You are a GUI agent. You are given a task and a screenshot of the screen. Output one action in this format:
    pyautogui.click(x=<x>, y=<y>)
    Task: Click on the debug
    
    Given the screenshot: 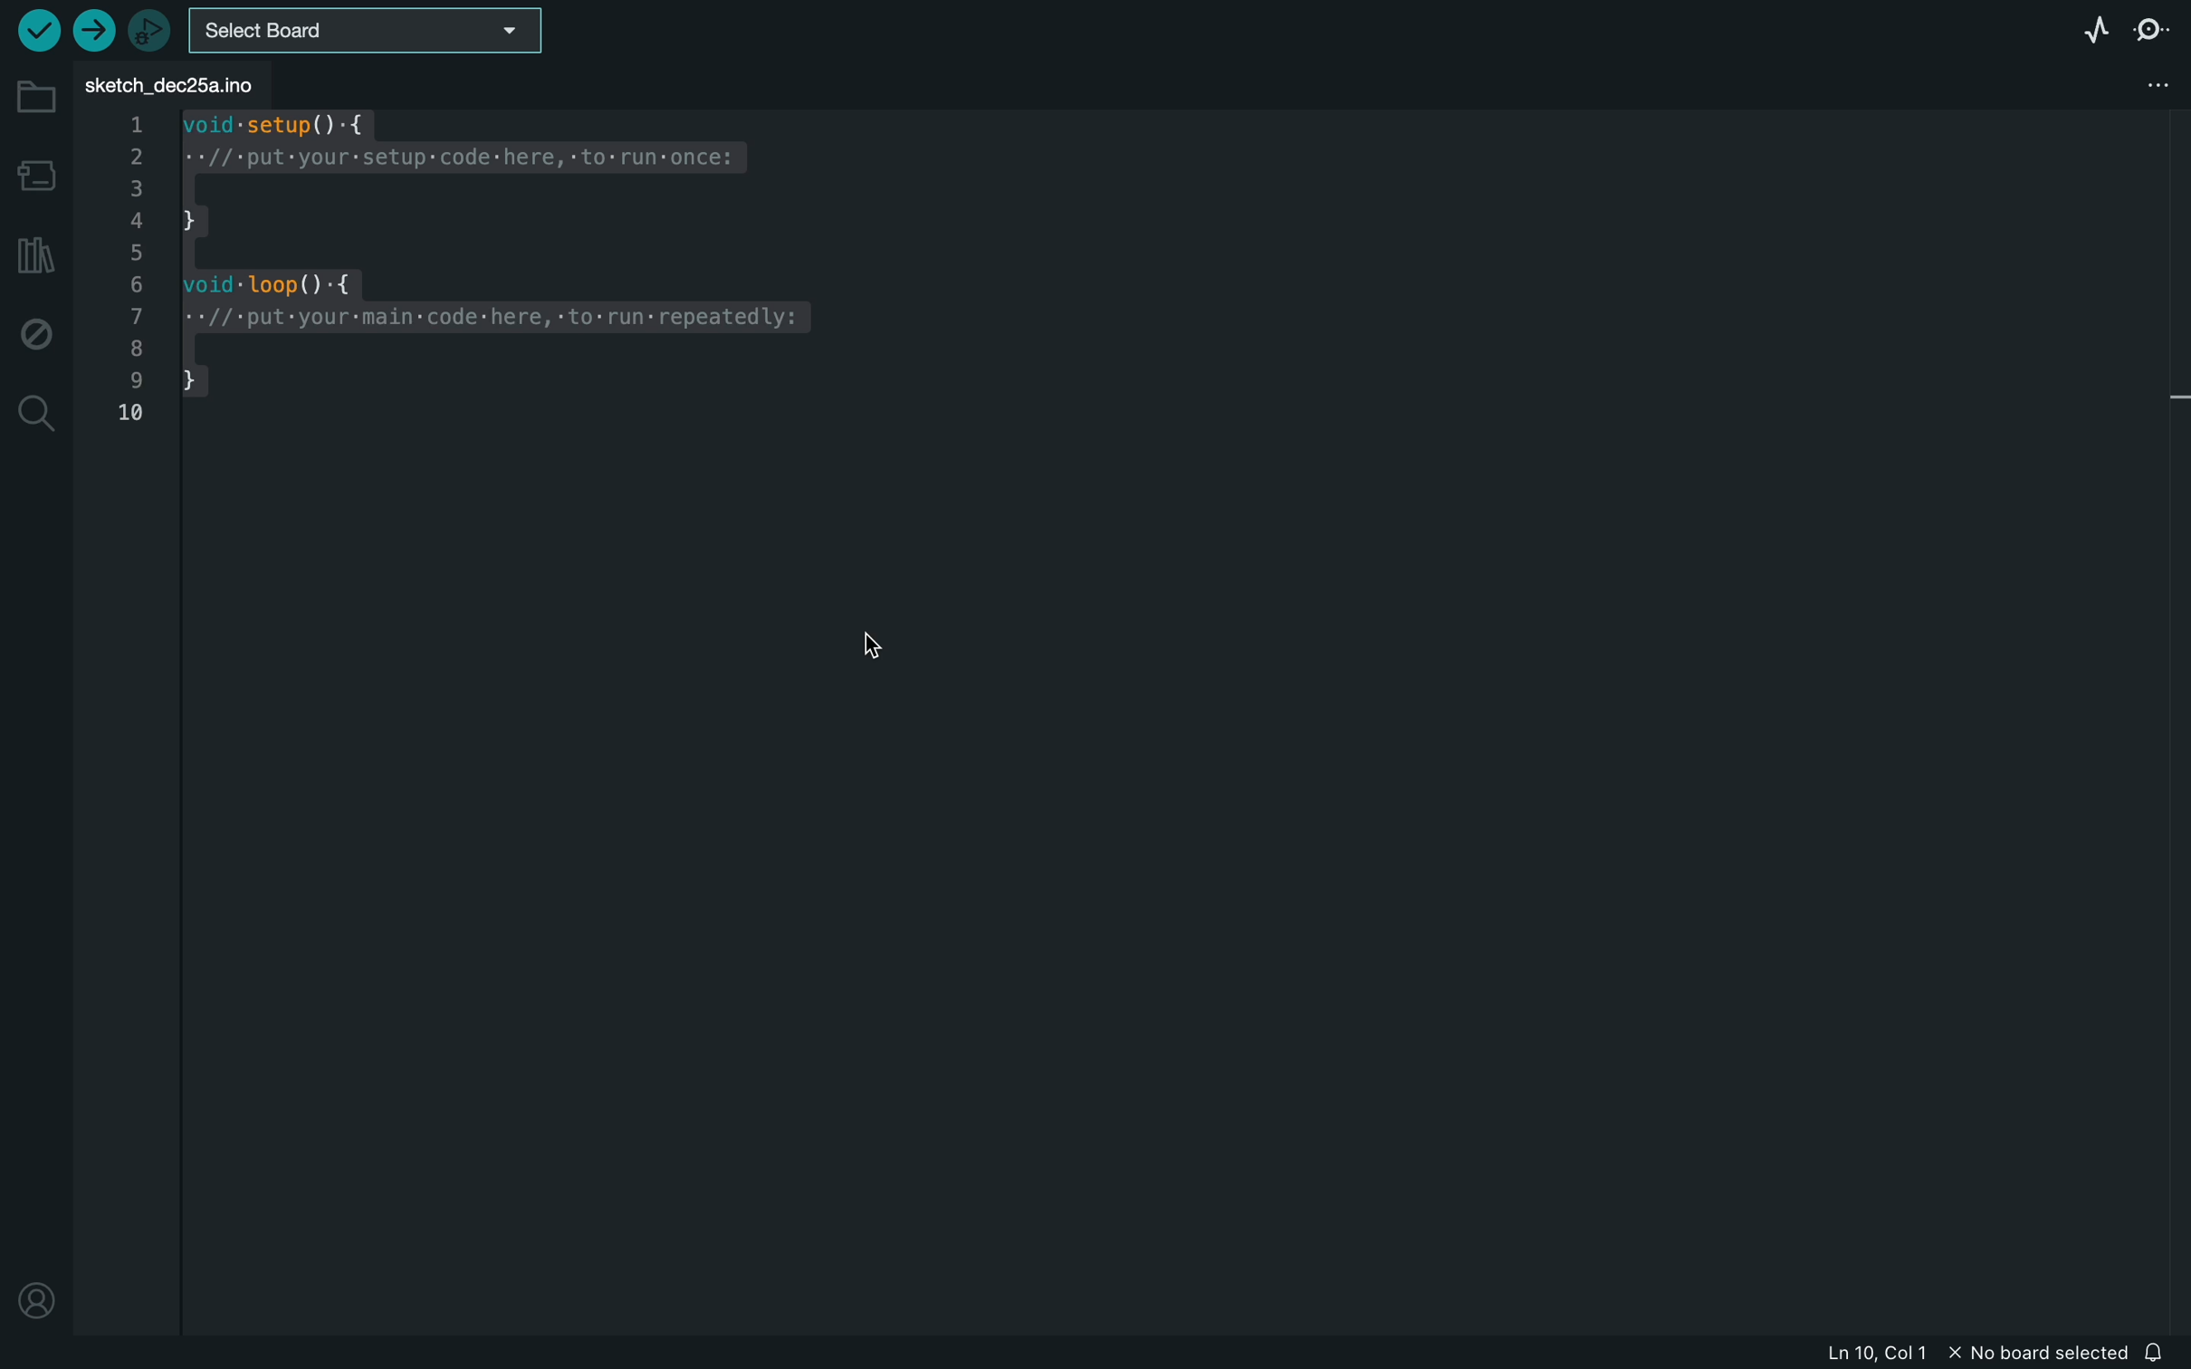 What is the action you would take?
    pyautogui.click(x=36, y=332)
    